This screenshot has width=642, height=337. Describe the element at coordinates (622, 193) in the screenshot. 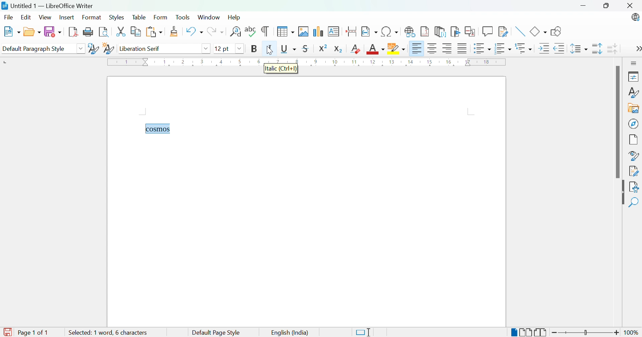

I see `Hide` at that location.